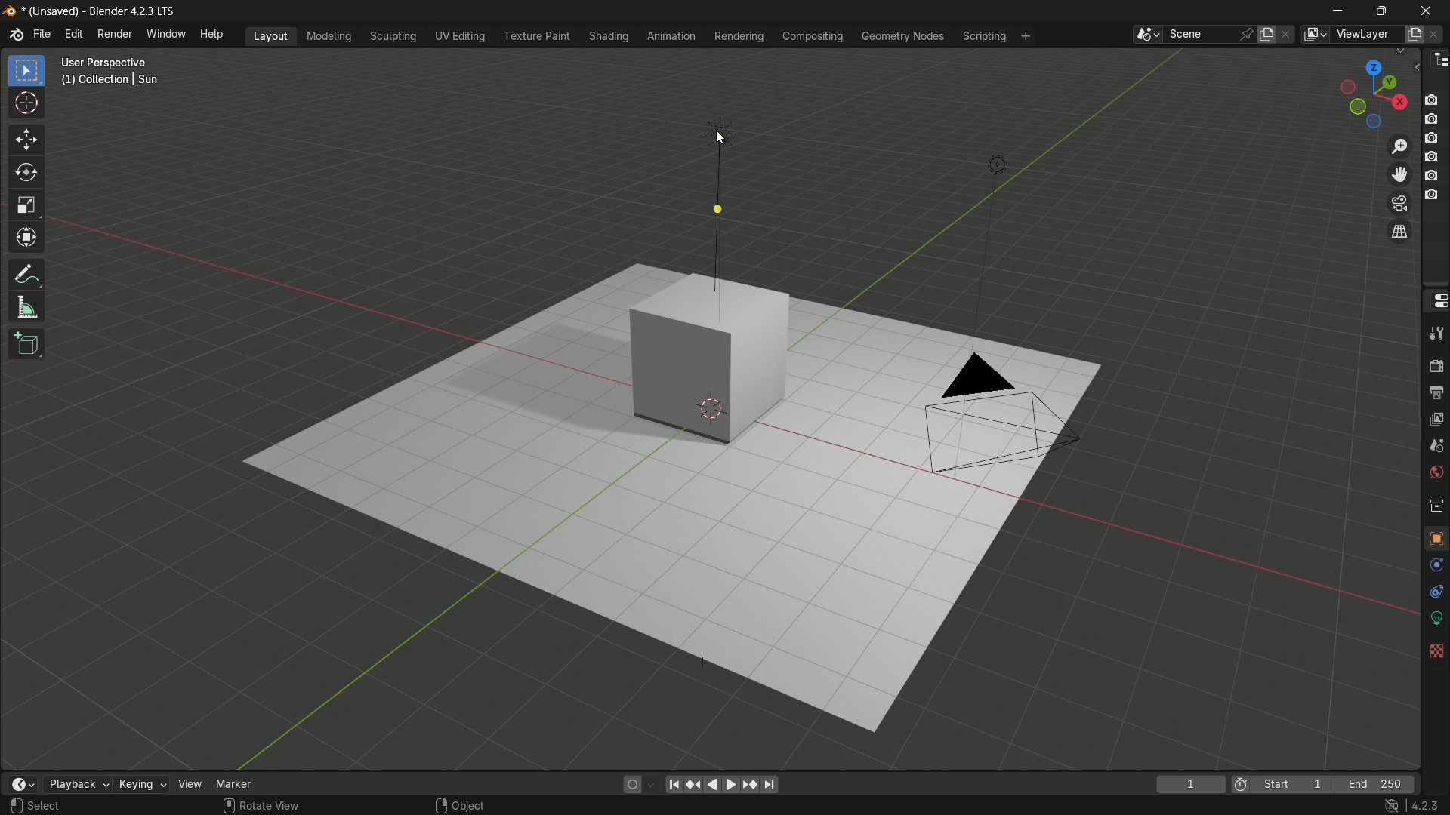 This screenshot has height=815, width=1450. I want to click on logo, so click(15, 35).